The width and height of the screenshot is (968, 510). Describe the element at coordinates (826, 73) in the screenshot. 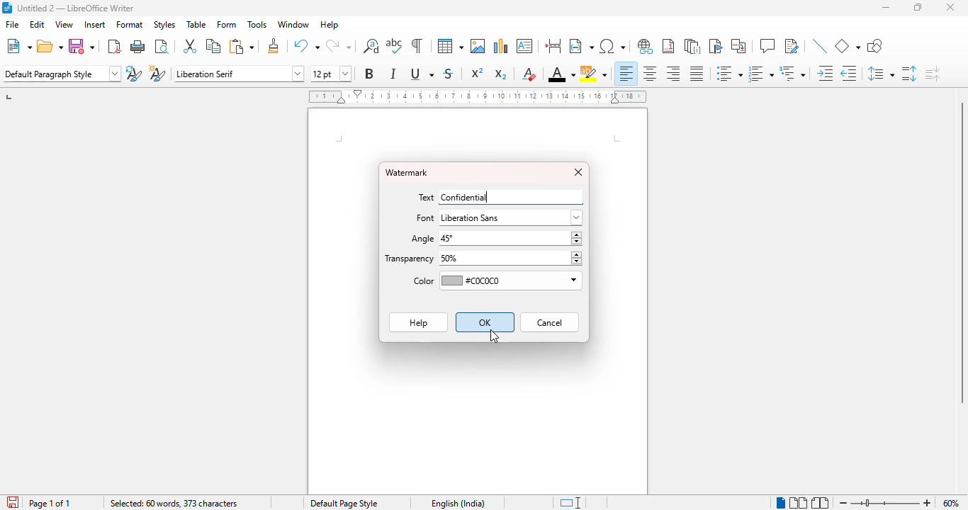

I see `increase indent` at that location.